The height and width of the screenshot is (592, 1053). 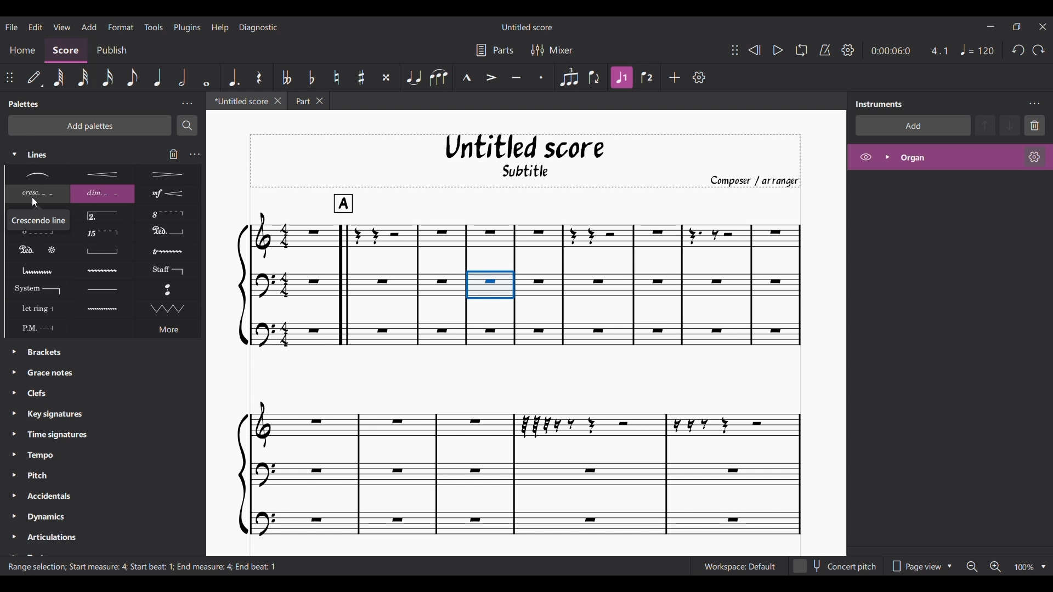 What do you see at coordinates (1044, 567) in the screenshot?
I see `Zoom options` at bounding box center [1044, 567].